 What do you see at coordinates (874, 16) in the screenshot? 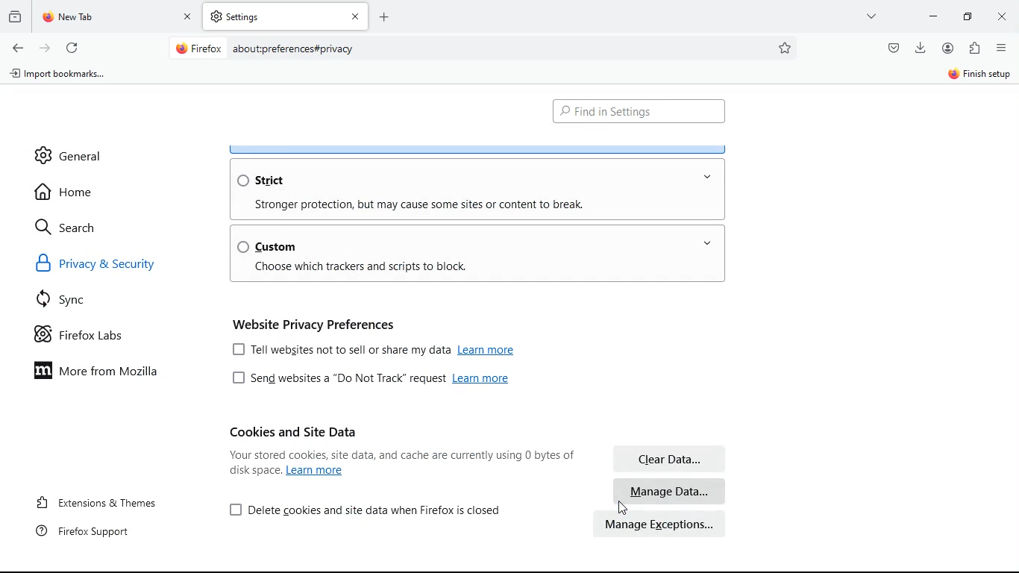
I see `more` at bounding box center [874, 16].